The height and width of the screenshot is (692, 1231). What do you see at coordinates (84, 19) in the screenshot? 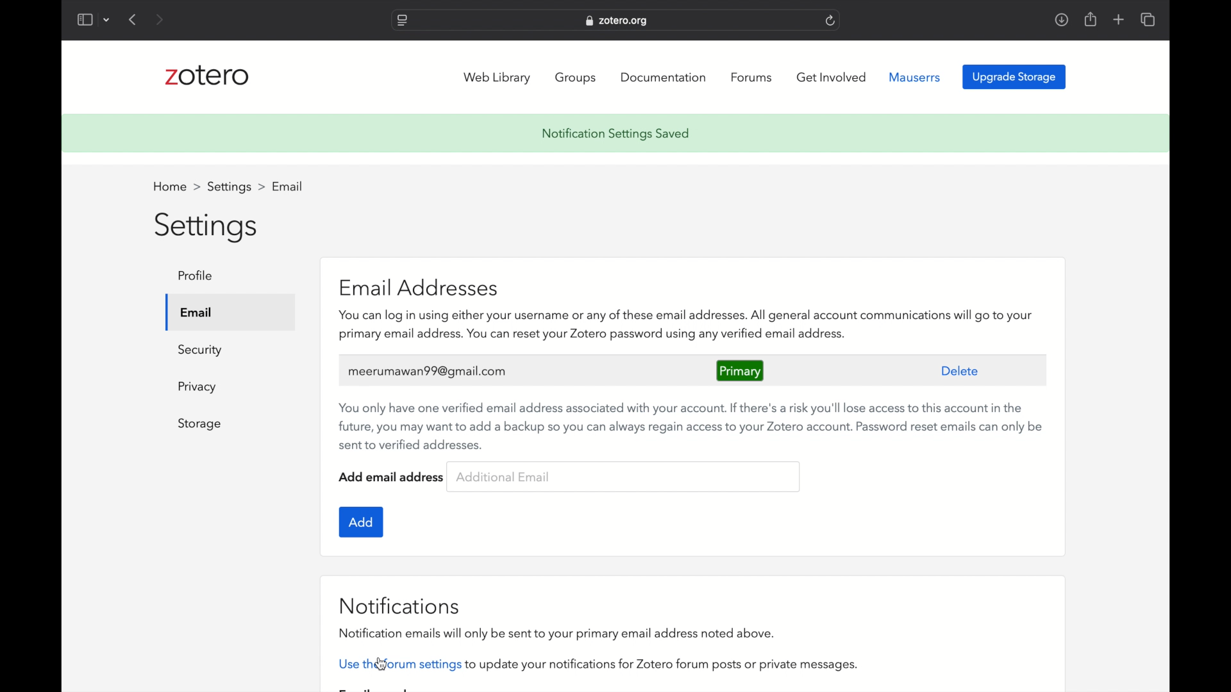
I see `show sidebar` at bounding box center [84, 19].